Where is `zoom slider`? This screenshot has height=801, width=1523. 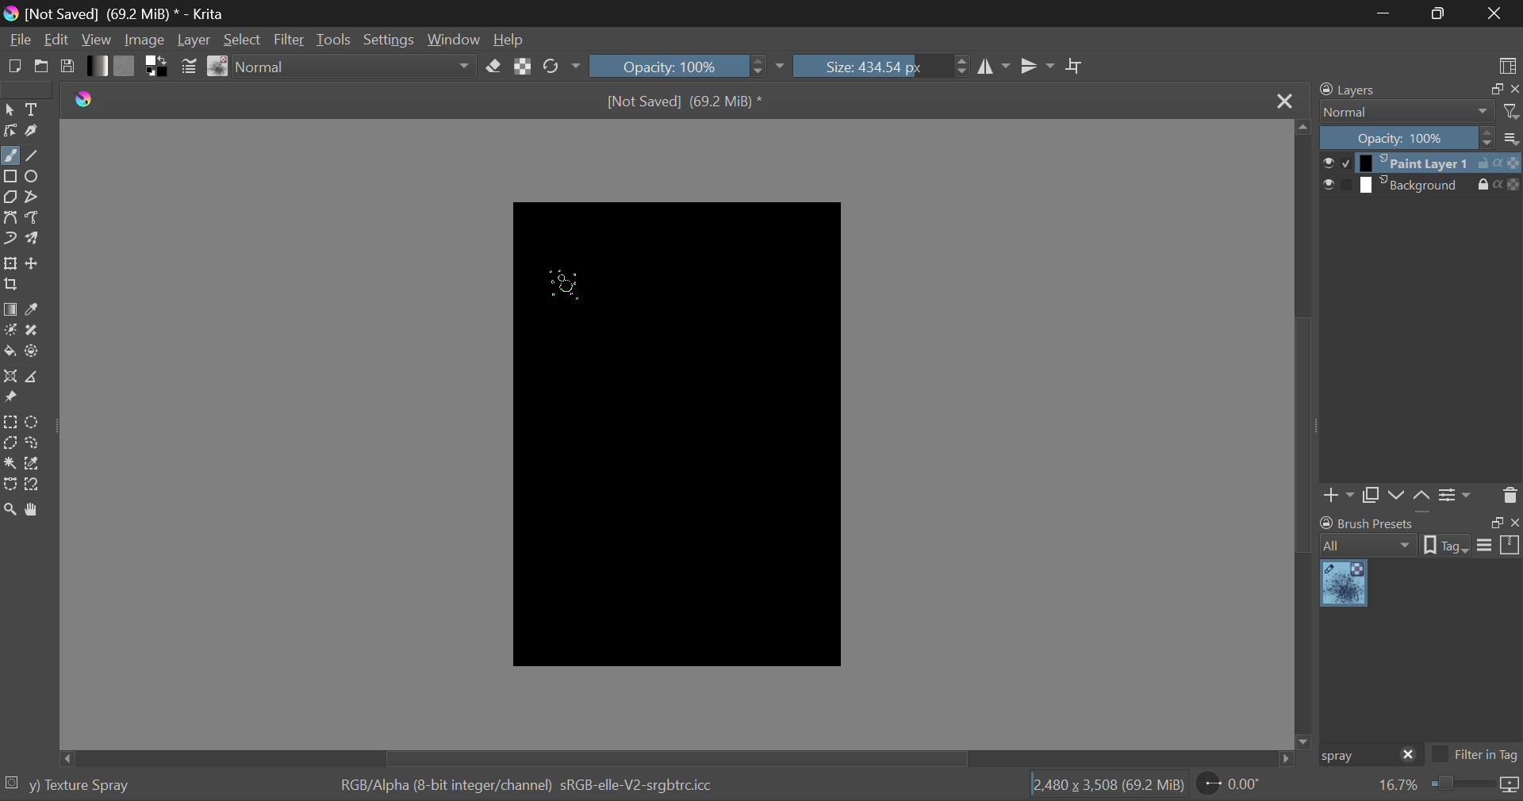 zoom slider is located at coordinates (1460, 785).